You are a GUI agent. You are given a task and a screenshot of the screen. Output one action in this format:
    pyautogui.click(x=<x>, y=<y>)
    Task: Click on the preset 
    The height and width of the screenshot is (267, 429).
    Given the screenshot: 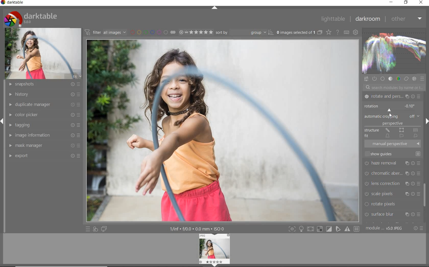 What is the action you would take?
    pyautogui.click(x=422, y=79)
    